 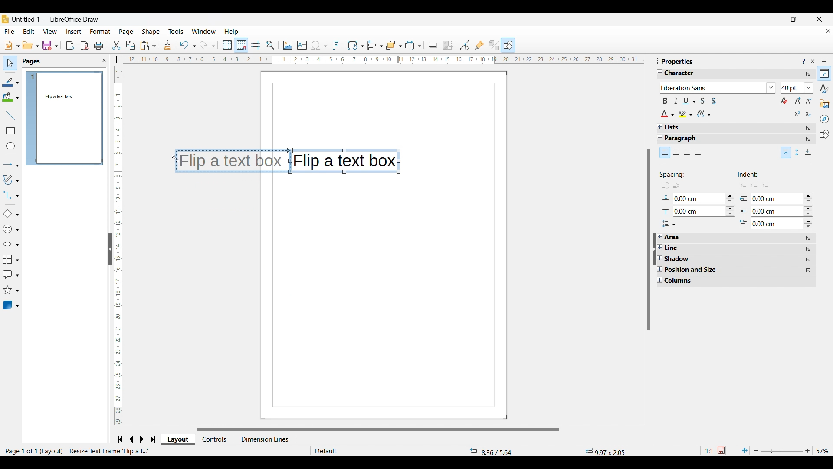 What do you see at coordinates (775, 201) in the screenshot?
I see `0.00 cm` at bounding box center [775, 201].